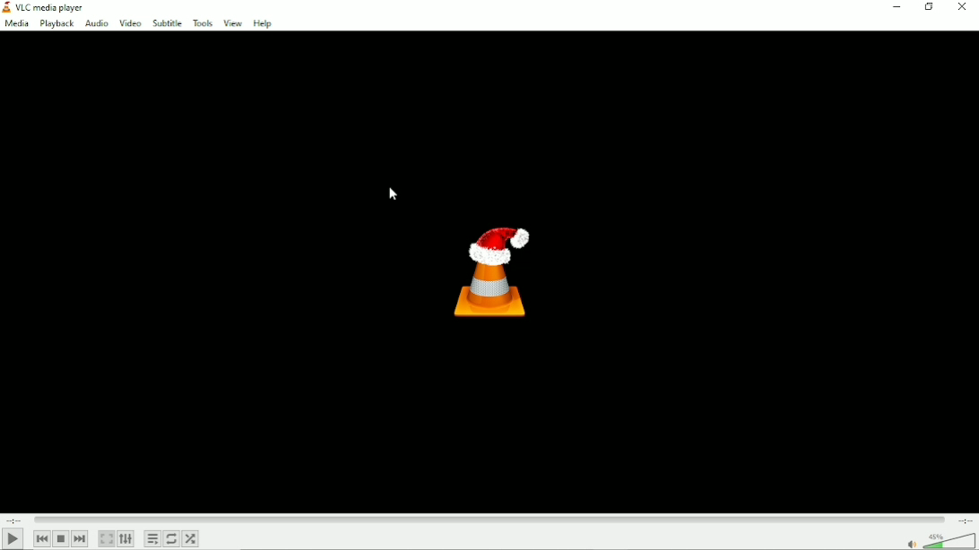  Describe the element at coordinates (965, 521) in the screenshot. I see `Total duration` at that location.